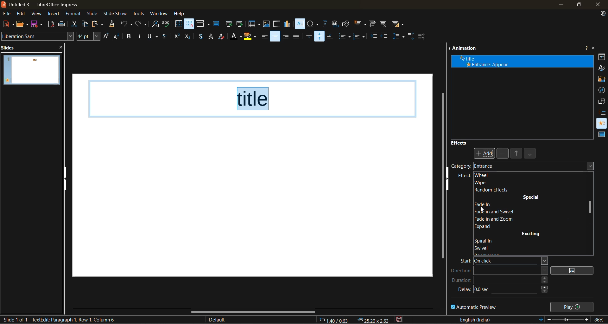 This screenshot has width=608, height=324. I want to click on add, so click(485, 153).